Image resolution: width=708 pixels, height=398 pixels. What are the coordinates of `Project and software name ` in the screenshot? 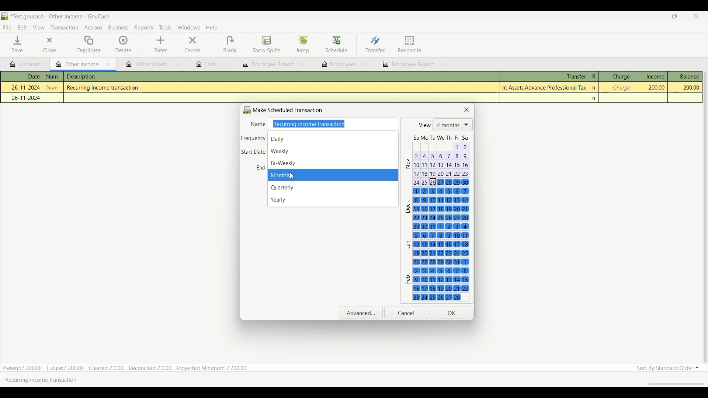 It's located at (60, 17).